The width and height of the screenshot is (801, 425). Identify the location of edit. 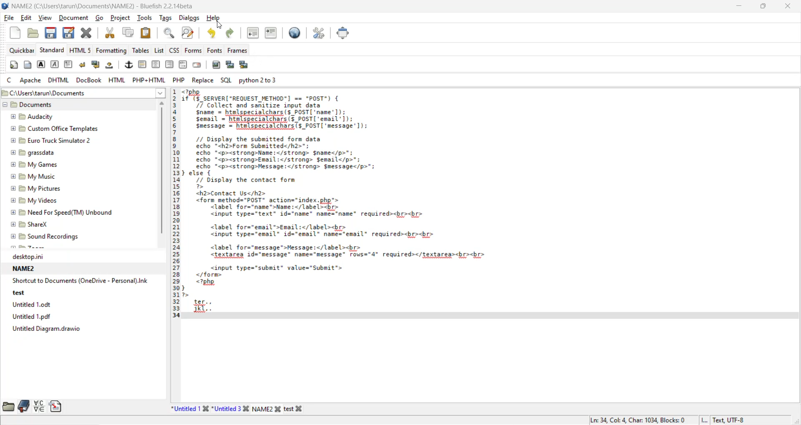
(25, 17).